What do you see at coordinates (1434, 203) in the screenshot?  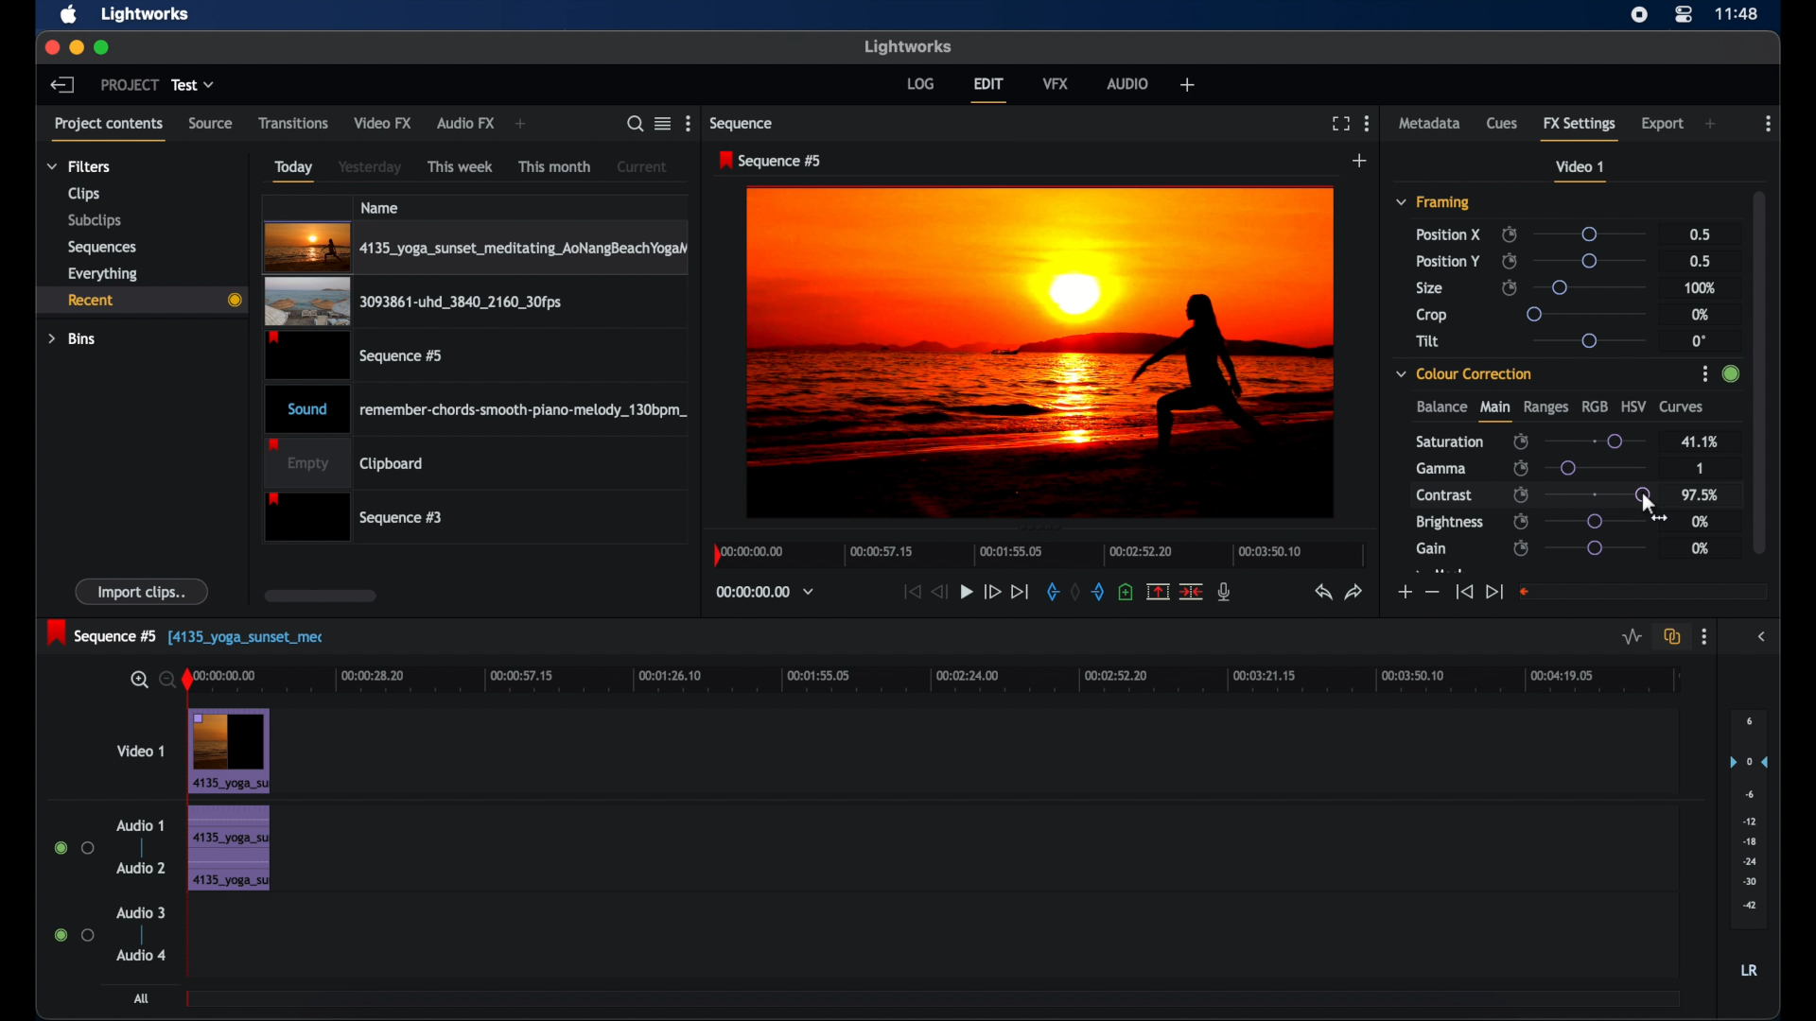 I see `framing` at bounding box center [1434, 203].